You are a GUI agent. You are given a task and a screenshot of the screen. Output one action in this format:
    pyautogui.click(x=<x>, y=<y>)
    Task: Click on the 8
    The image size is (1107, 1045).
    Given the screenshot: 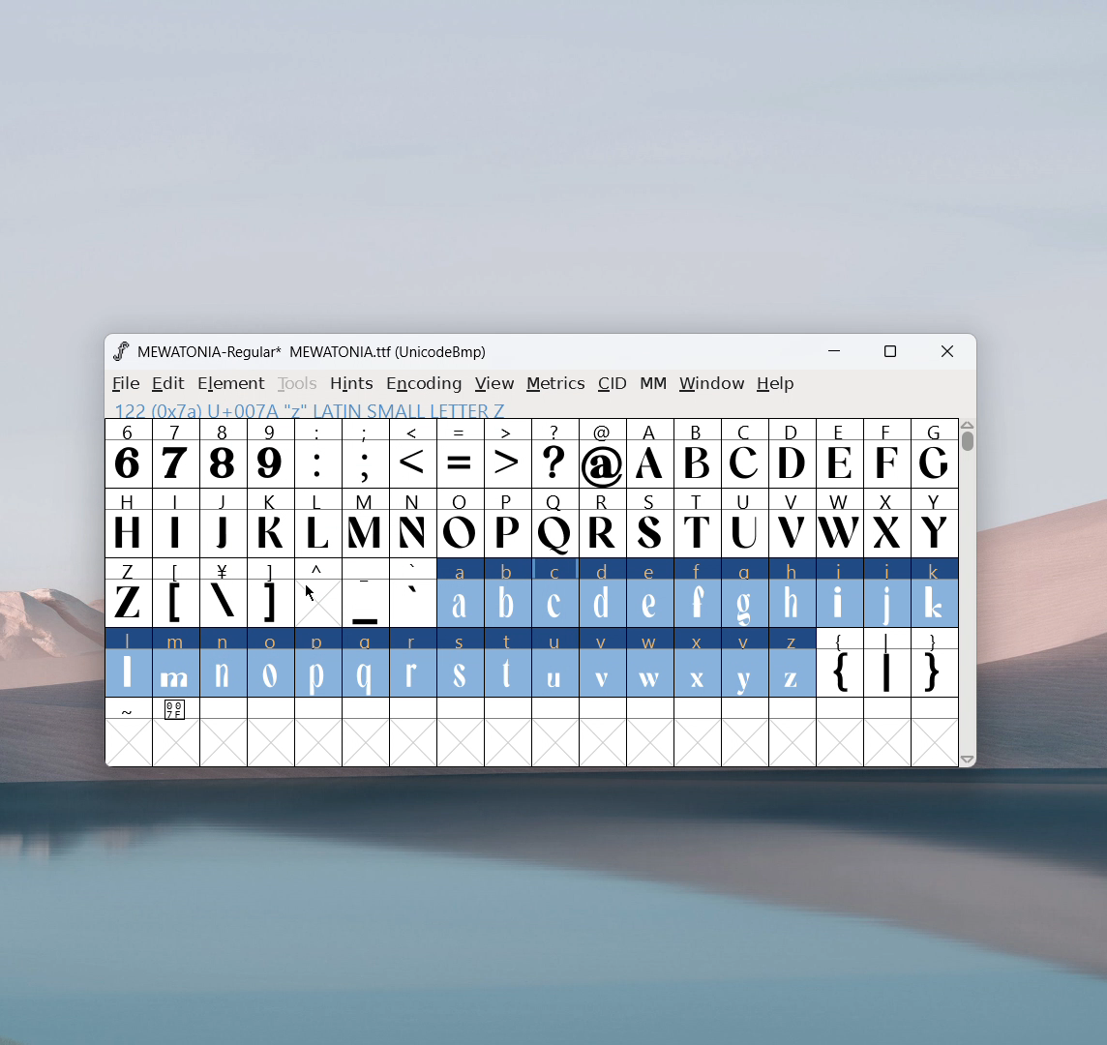 What is the action you would take?
    pyautogui.click(x=223, y=453)
    